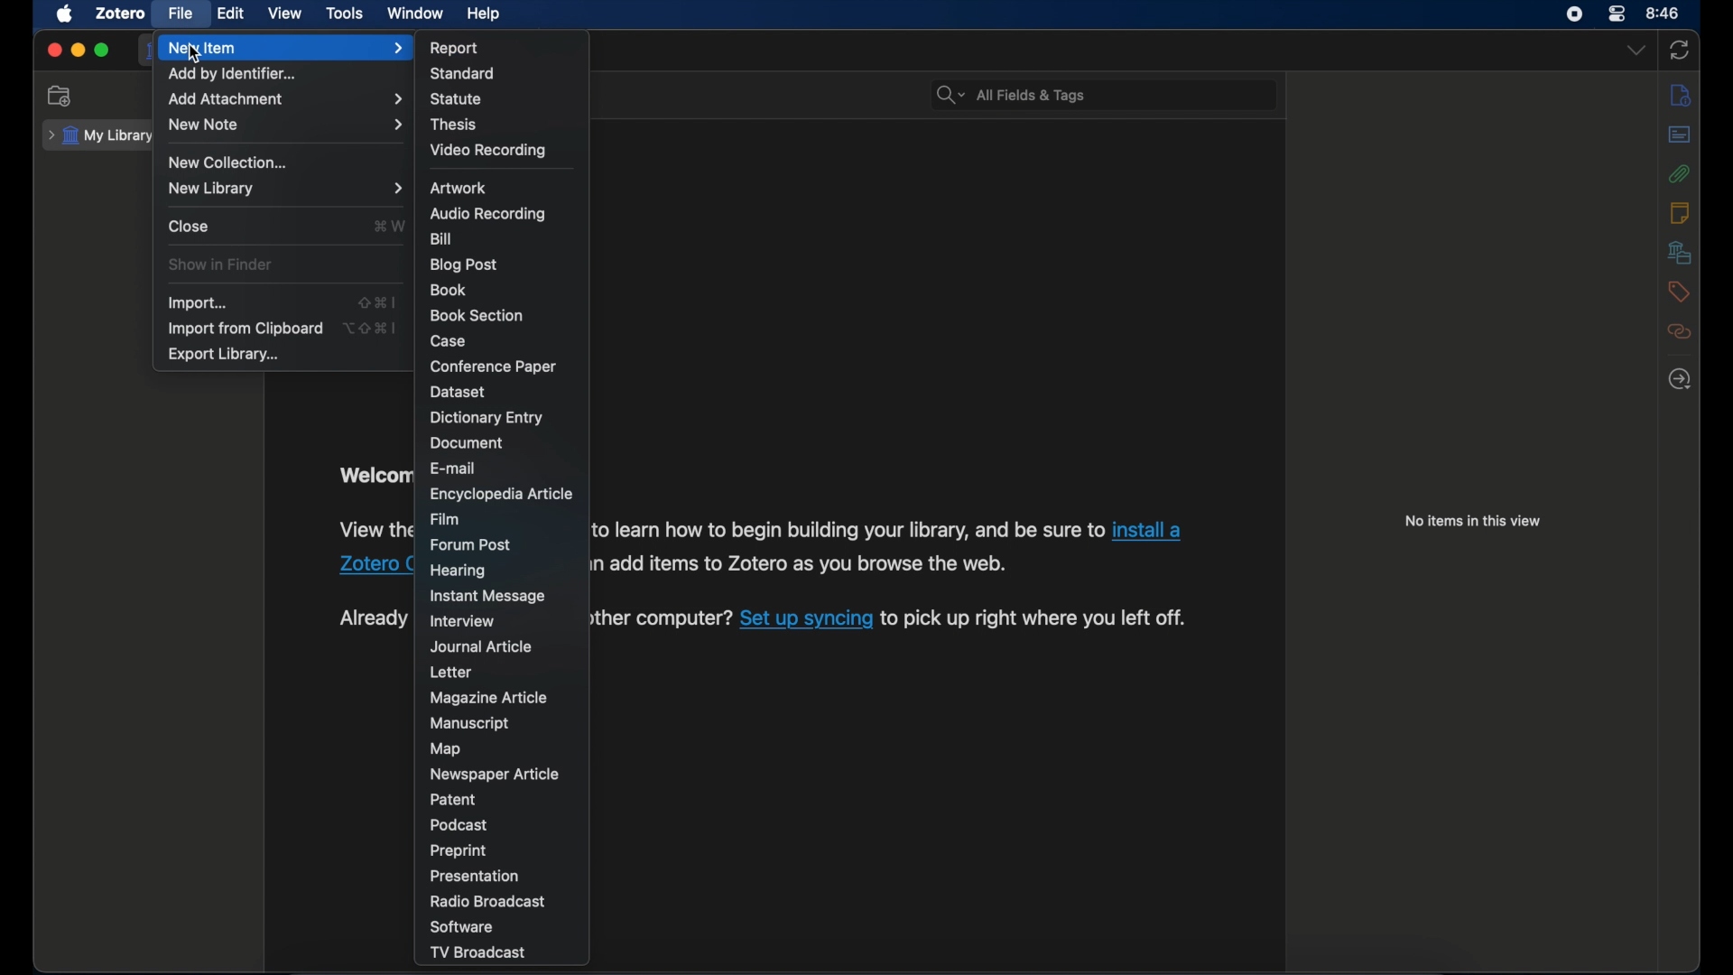 The image size is (1733, 975). What do you see at coordinates (285, 125) in the screenshot?
I see `new note` at bounding box center [285, 125].